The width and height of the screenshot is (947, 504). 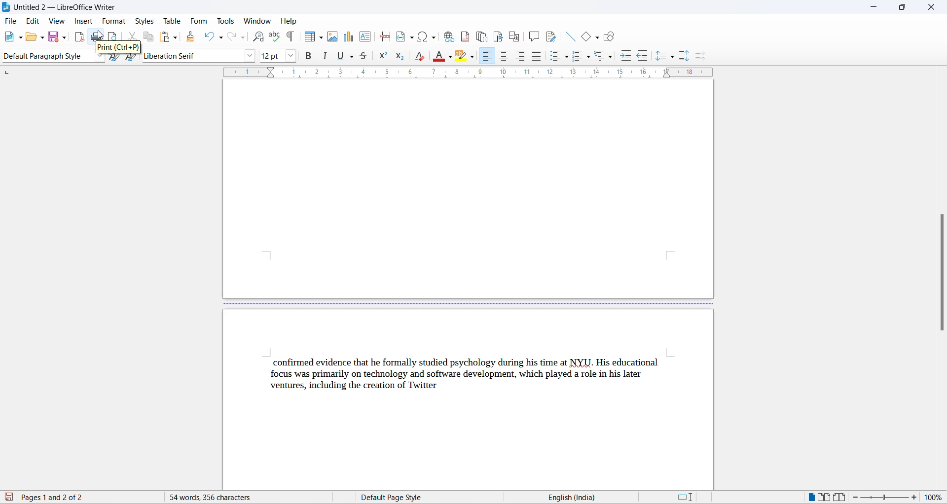 What do you see at coordinates (288, 21) in the screenshot?
I see `help` at bounding box center [288, 21].